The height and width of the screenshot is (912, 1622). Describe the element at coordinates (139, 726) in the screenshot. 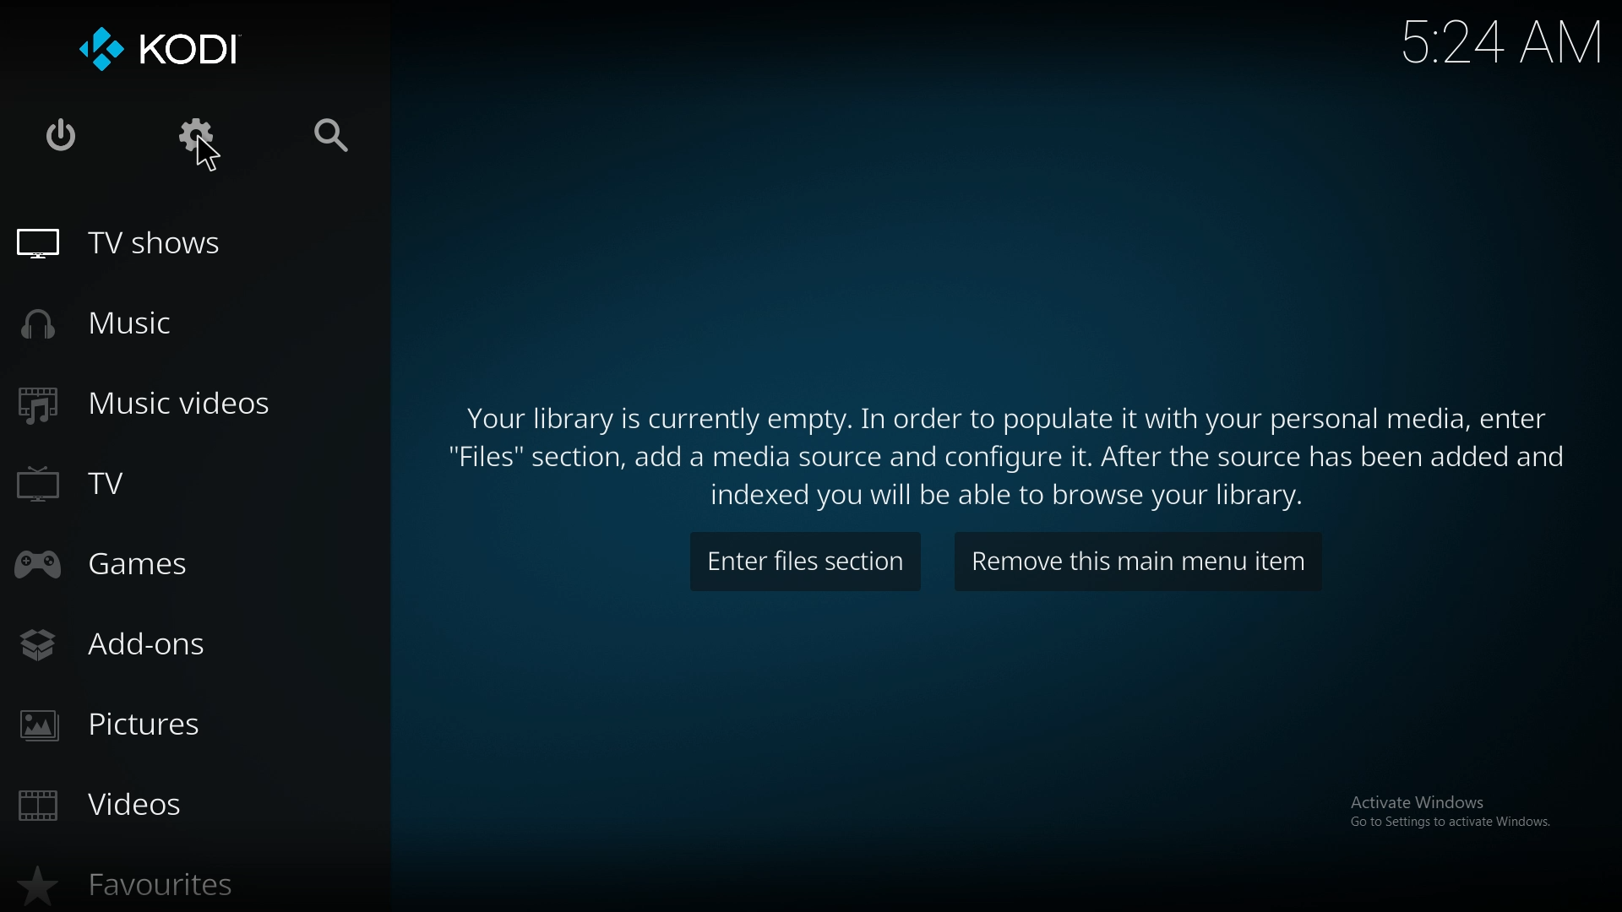

I see `pictures` at that location.